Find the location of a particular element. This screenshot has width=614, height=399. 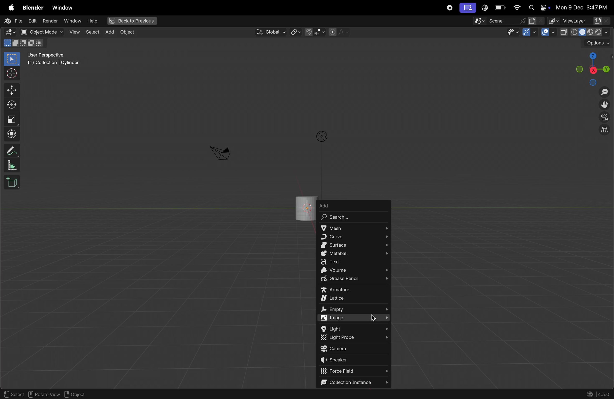

light is located at coordinates (356, 328).